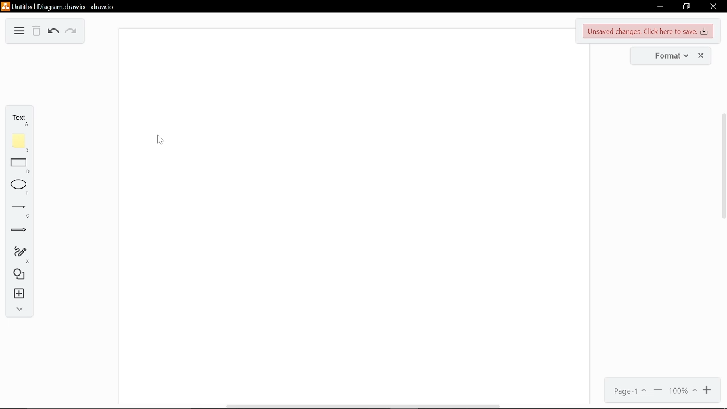 The height and width of the screenshot is (409, 727). Describe the element at coordinates (19, 233) in the screenshot. I see `arrows` at that location.